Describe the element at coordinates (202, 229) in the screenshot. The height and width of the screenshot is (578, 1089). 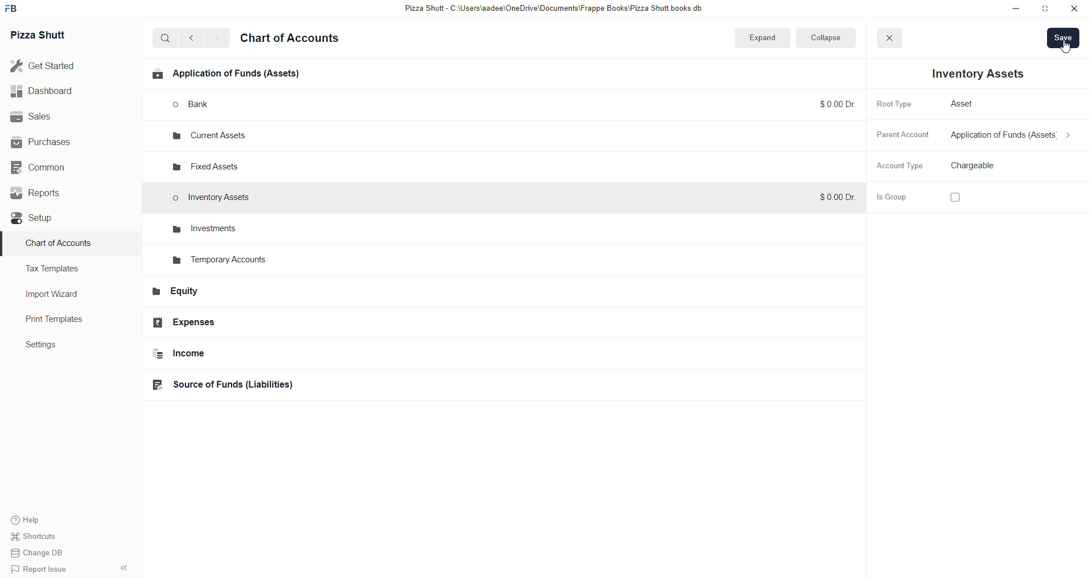
I see `investments ` at that location.